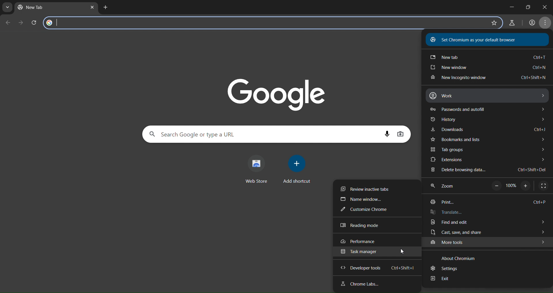 The image size is (553, 293). Describe the element at coordinates (487, 121) in the screenshot. I see `history` at that location.